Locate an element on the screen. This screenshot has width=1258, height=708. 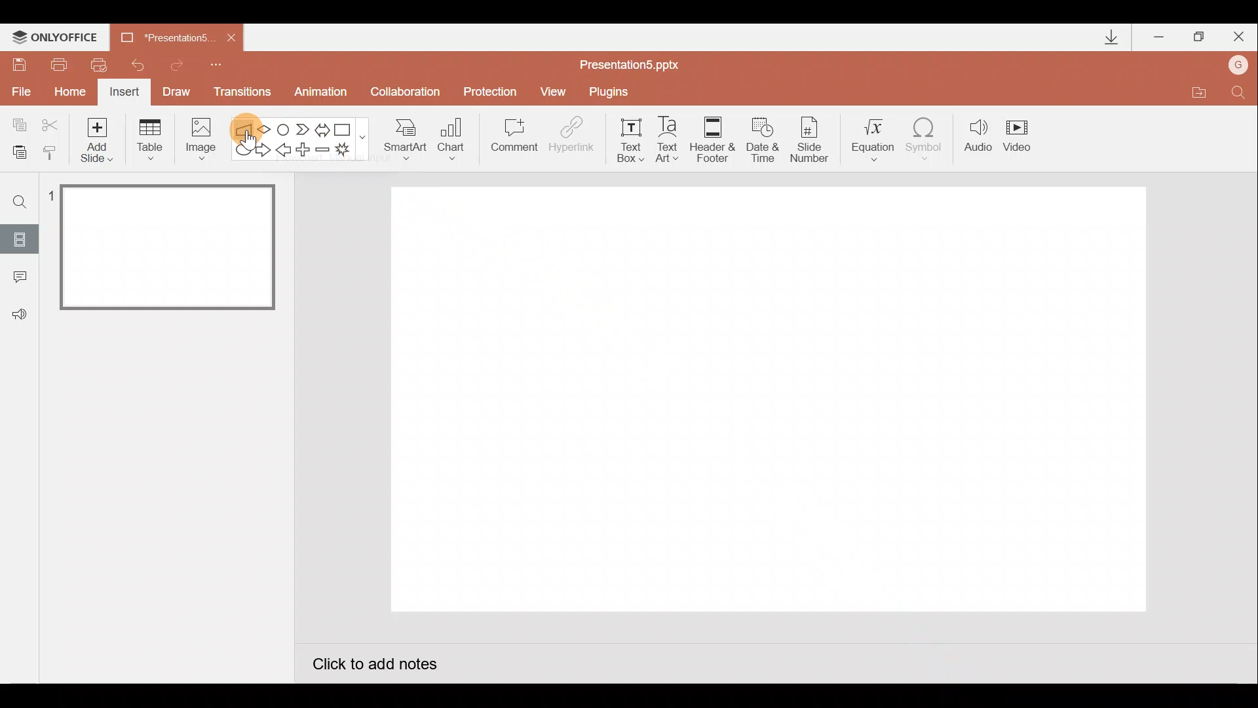
View is located at coordinates (555, 90).